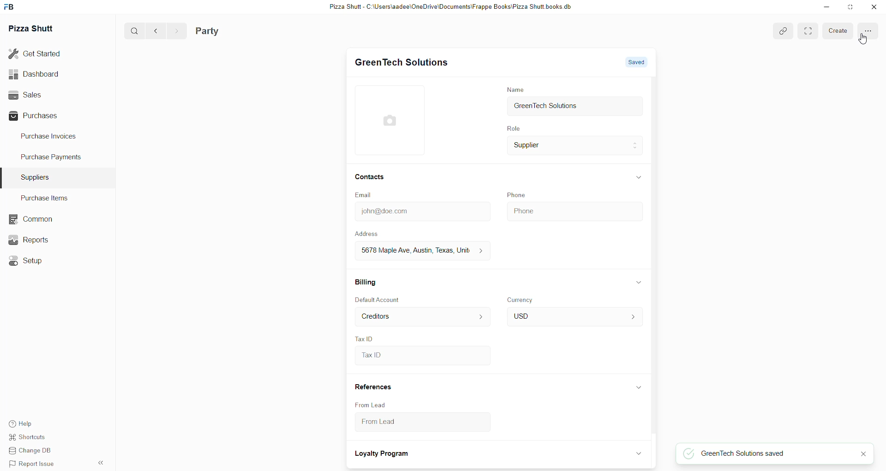 The height and width of the screenshot is (471, 886). What do you see at coordinates (365, 338) in the screenshot?
I see `Tax ID` at bounding box center [365, 338].